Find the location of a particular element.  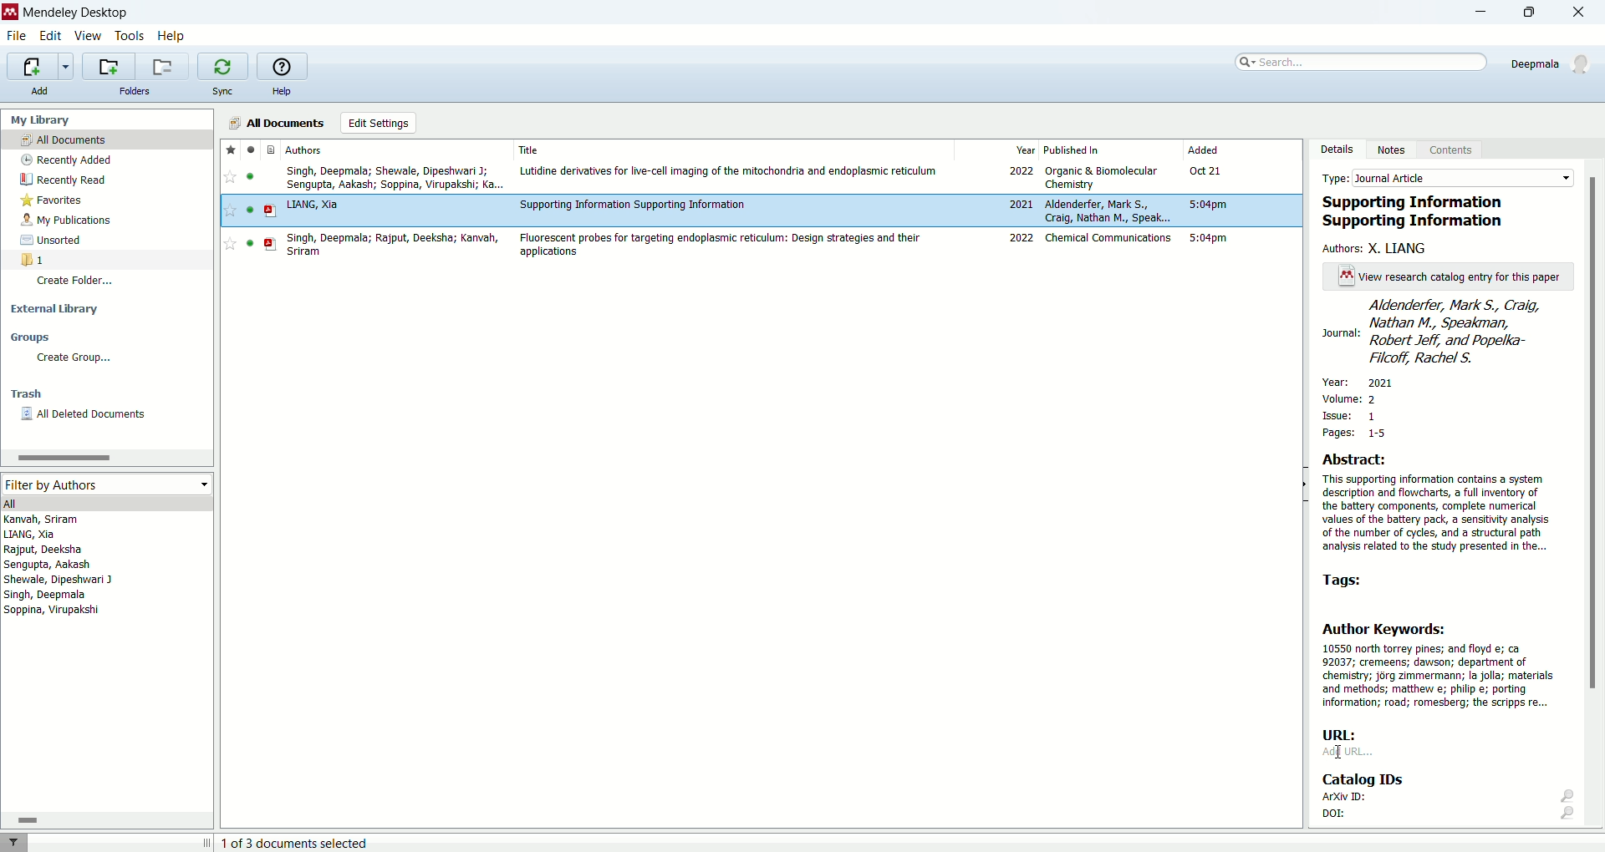

sengupta, aakash is located at coordinates (48, 565).